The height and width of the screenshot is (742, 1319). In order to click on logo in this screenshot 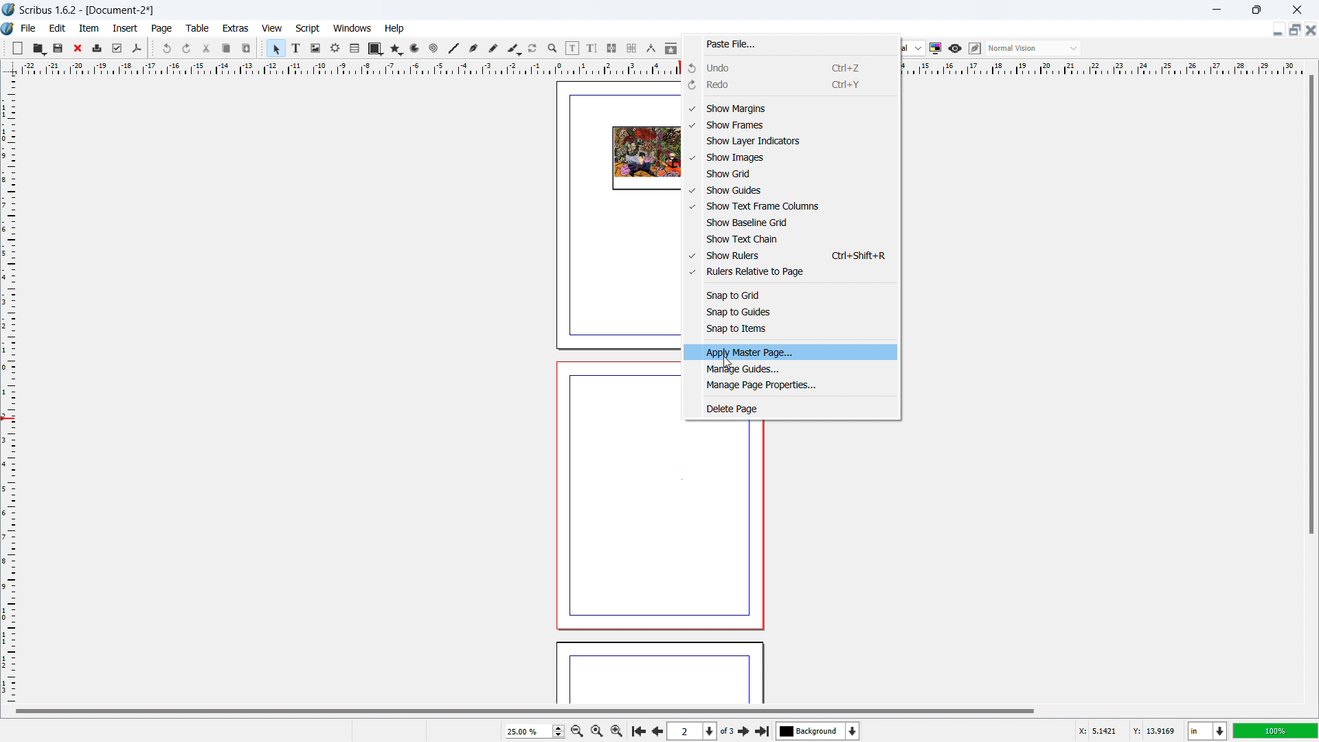, I will do `click(8, 30)`.